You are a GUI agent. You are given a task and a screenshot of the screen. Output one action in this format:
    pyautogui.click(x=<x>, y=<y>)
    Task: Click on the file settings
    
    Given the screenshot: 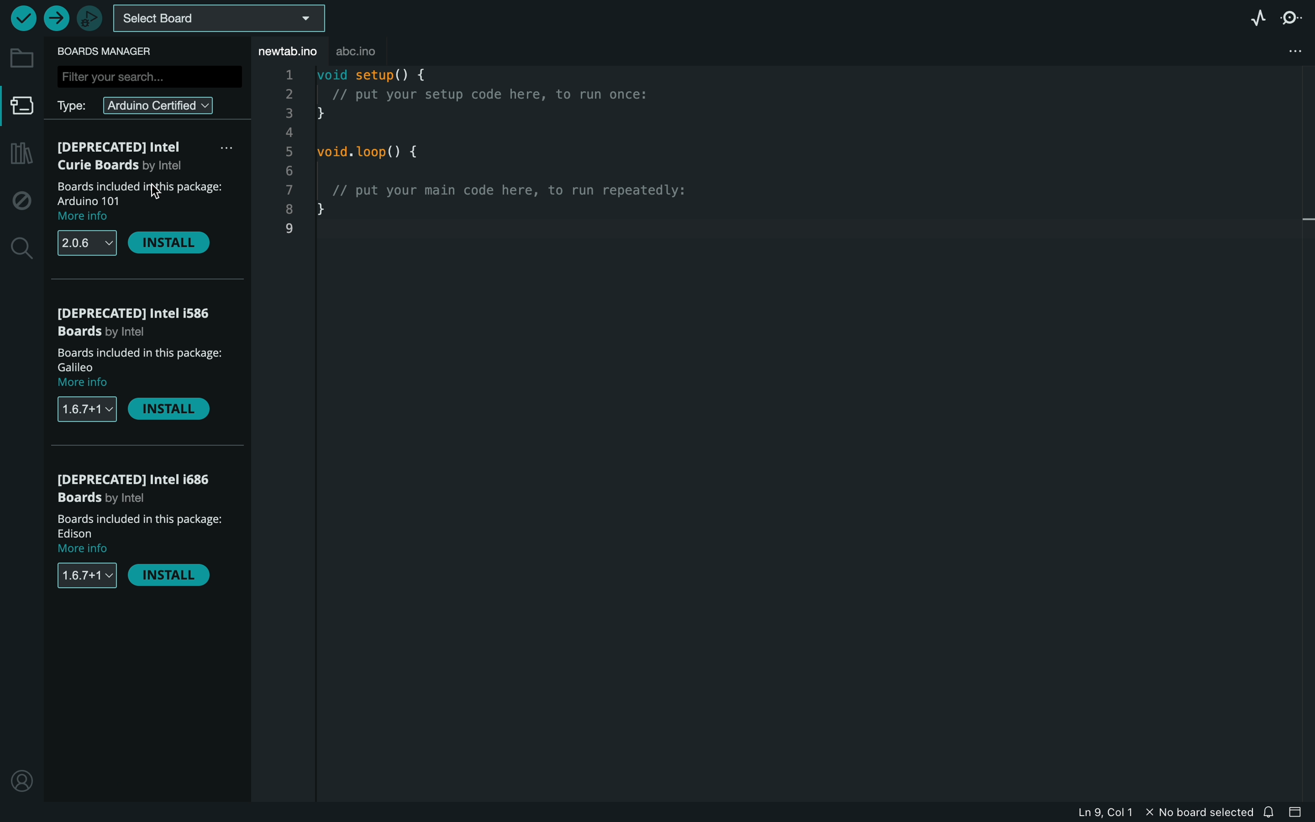 What is the action you would take?
    pyautogui.click(x=1279, y=52)
    